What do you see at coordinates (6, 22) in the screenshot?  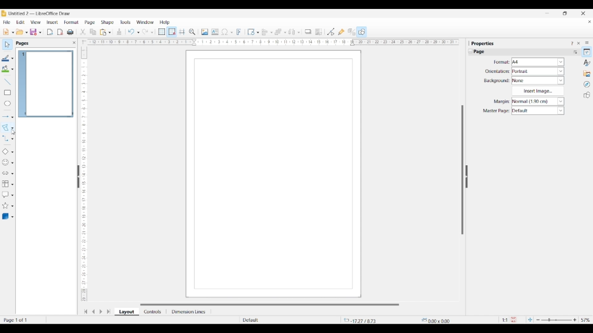 I see `File` at bounding box center [6, 22].